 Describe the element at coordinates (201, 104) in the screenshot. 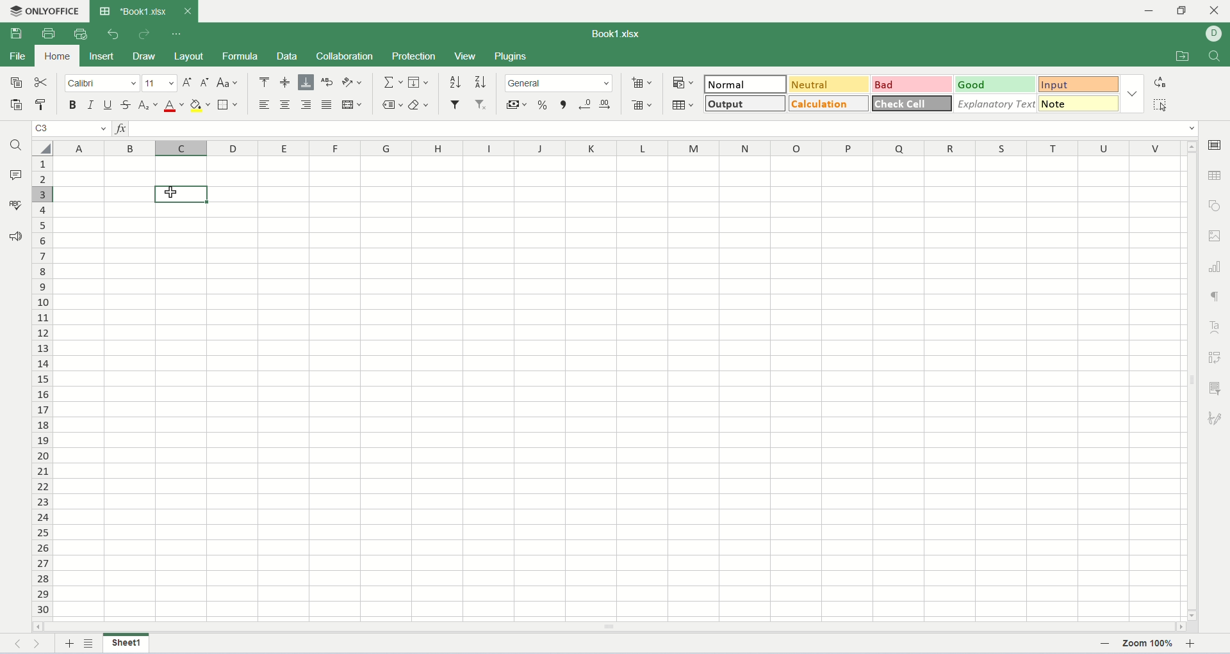

I see `backgroun color` at that location.